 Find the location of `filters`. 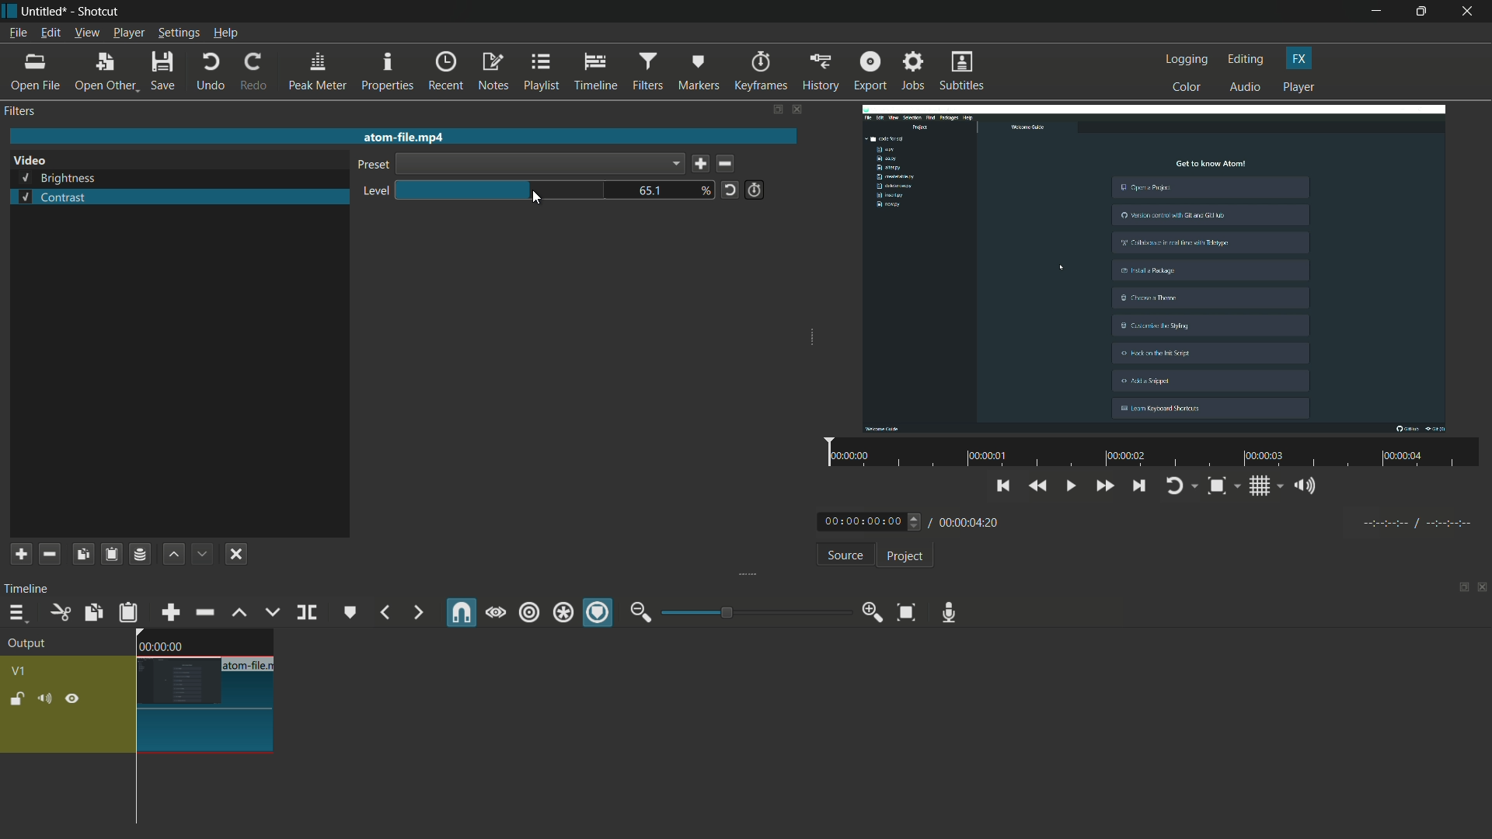

filters is located at coordinates (22, 111).